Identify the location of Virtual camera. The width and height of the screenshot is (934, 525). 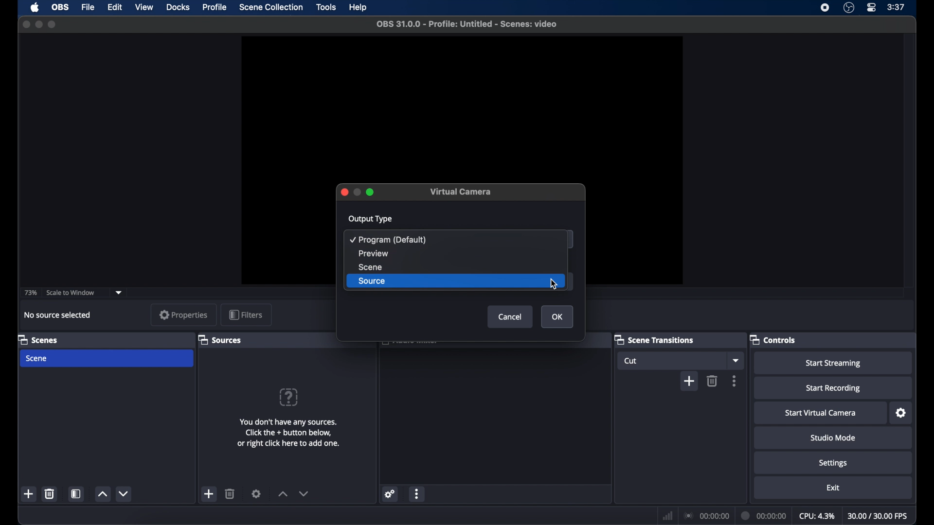
(458, 192).